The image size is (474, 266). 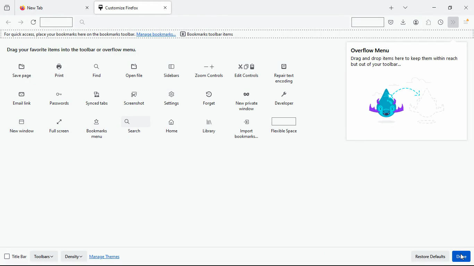 What do you see at coordinates (391, 22) in the screenshot?
I see `pocket` at bounding box center [391, 22].